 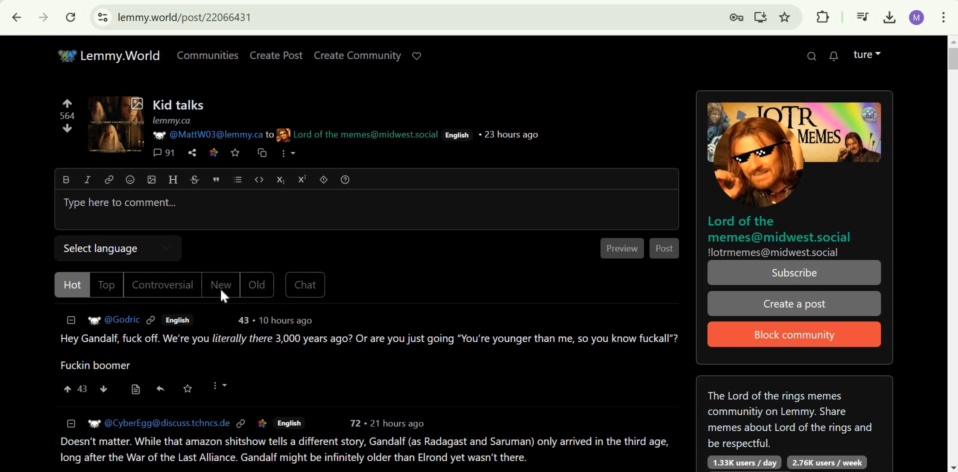 I want to click on link, so click(x=262, y=423).